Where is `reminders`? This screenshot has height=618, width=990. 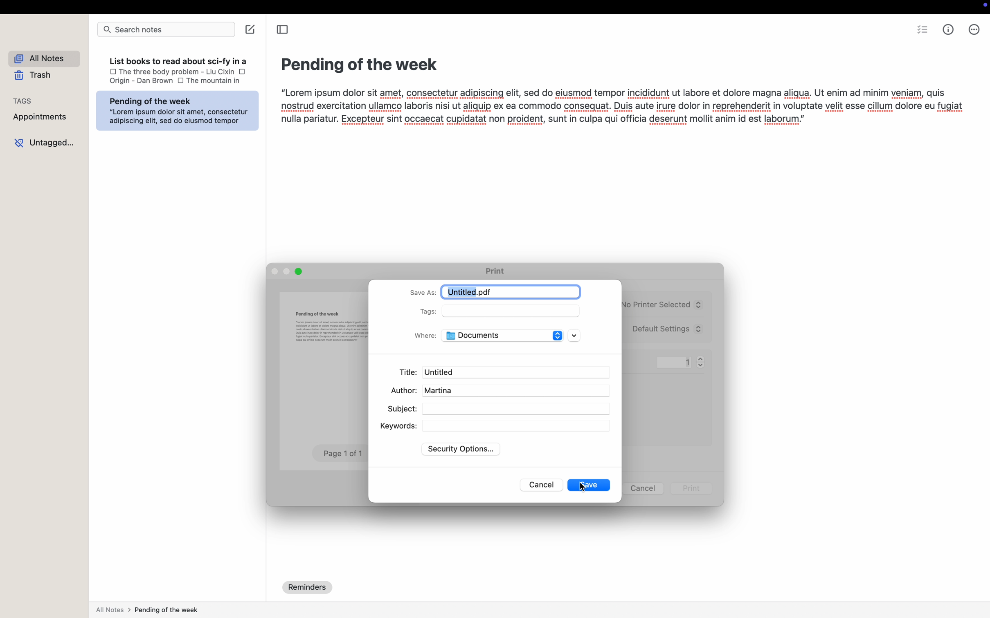
reminders is located at coordinates (308, 587).